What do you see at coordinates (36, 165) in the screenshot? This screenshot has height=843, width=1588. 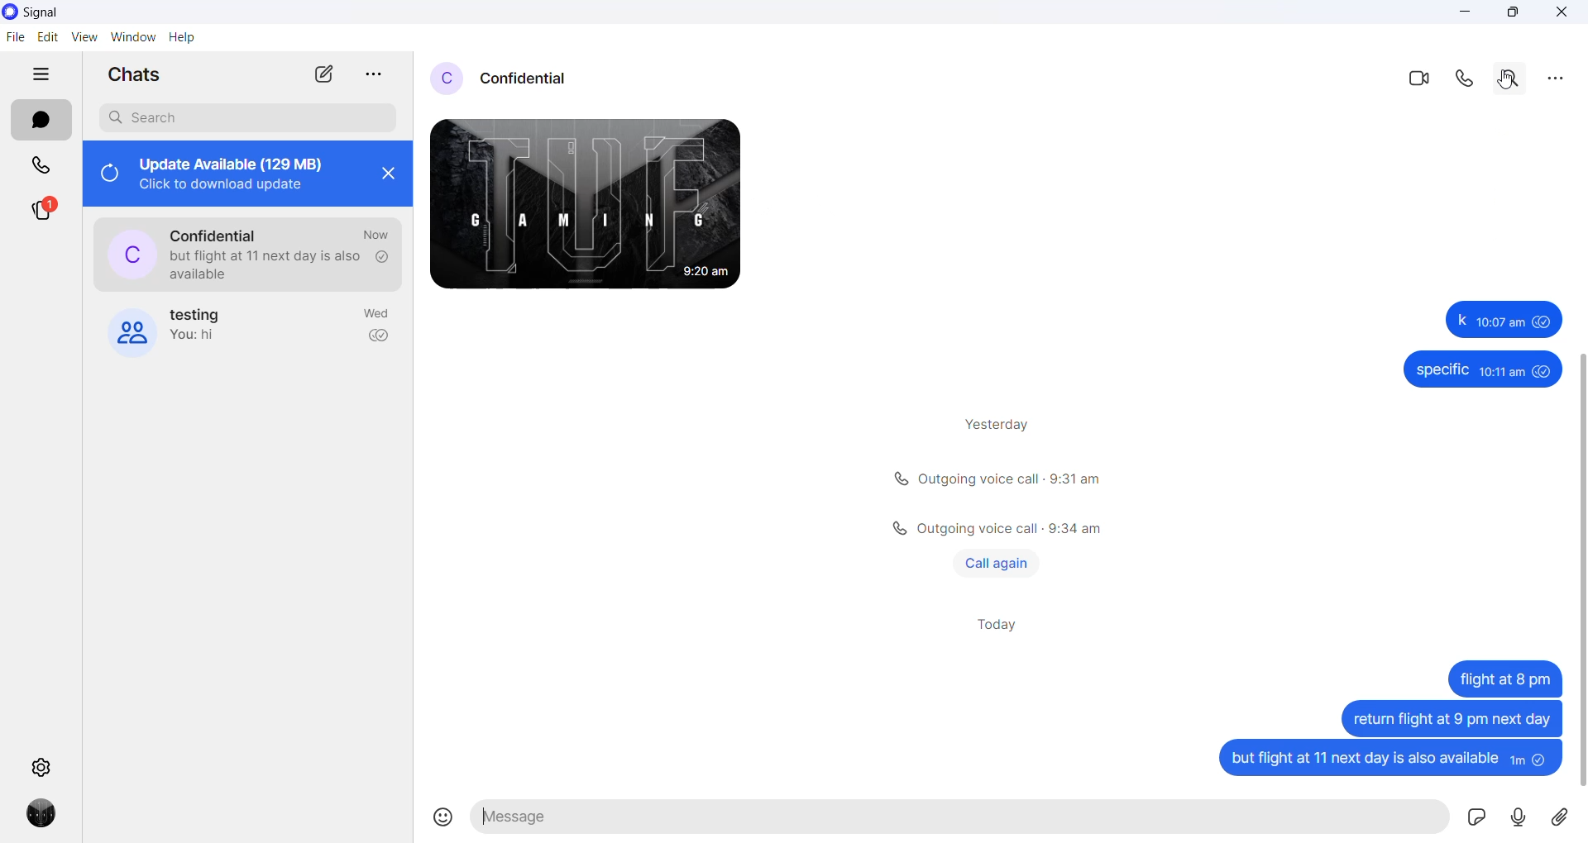 I see `calls` at bounding box center [36, 165].